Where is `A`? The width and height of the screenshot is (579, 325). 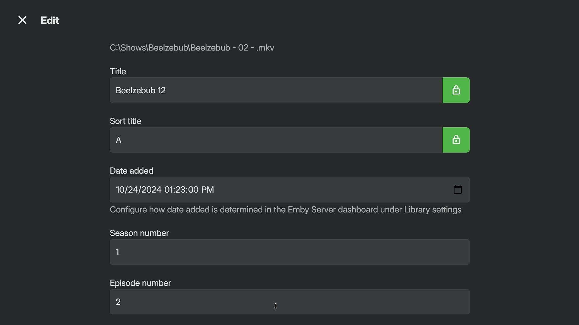 A is located at coordinates (123, 141).